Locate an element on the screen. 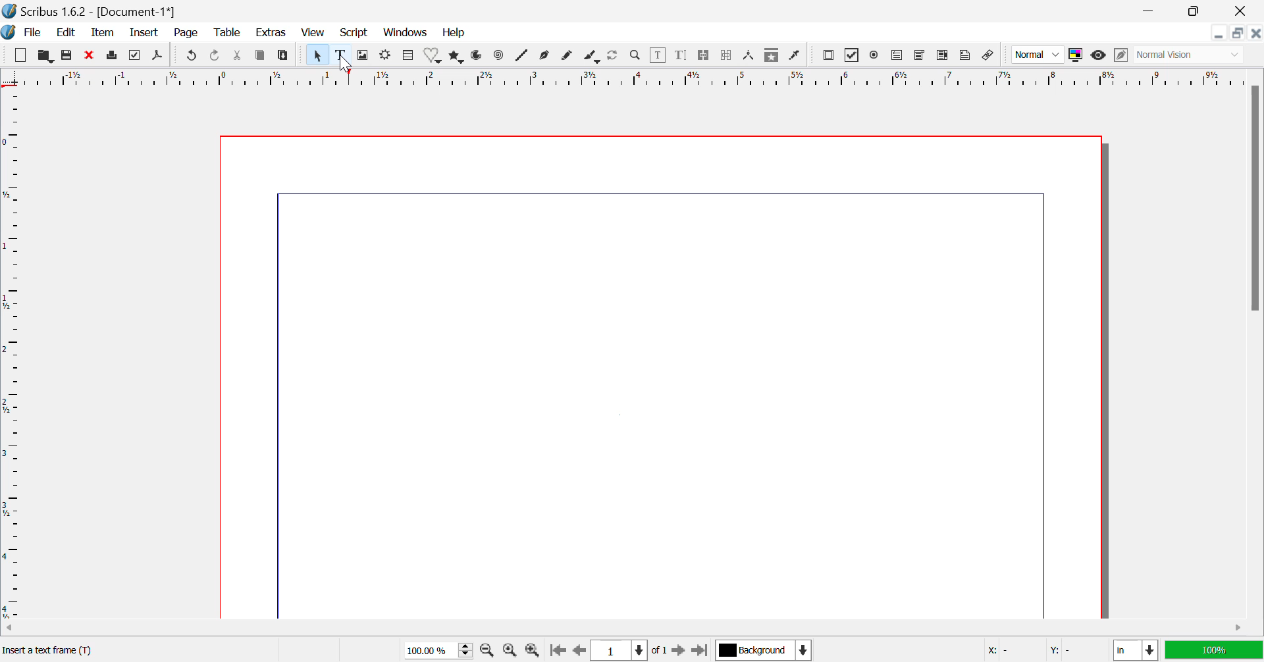  Link annotation is located at coordinates (991, 56).